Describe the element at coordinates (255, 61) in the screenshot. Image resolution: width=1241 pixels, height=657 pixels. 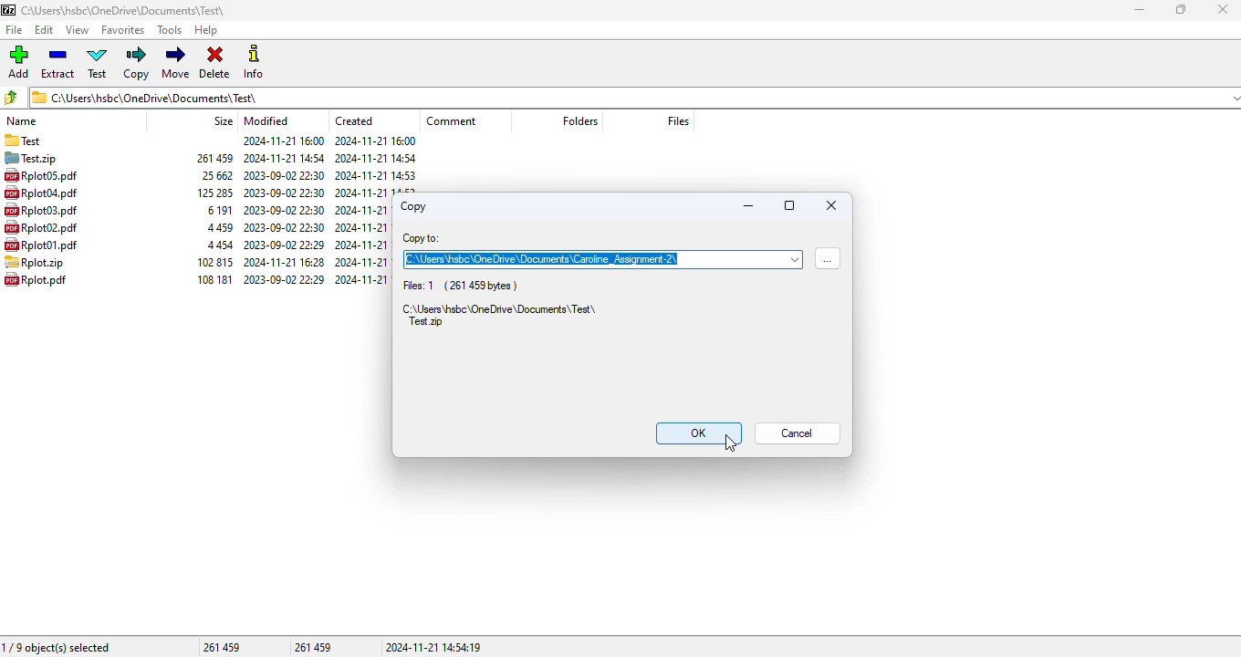
I see `info` at that location.